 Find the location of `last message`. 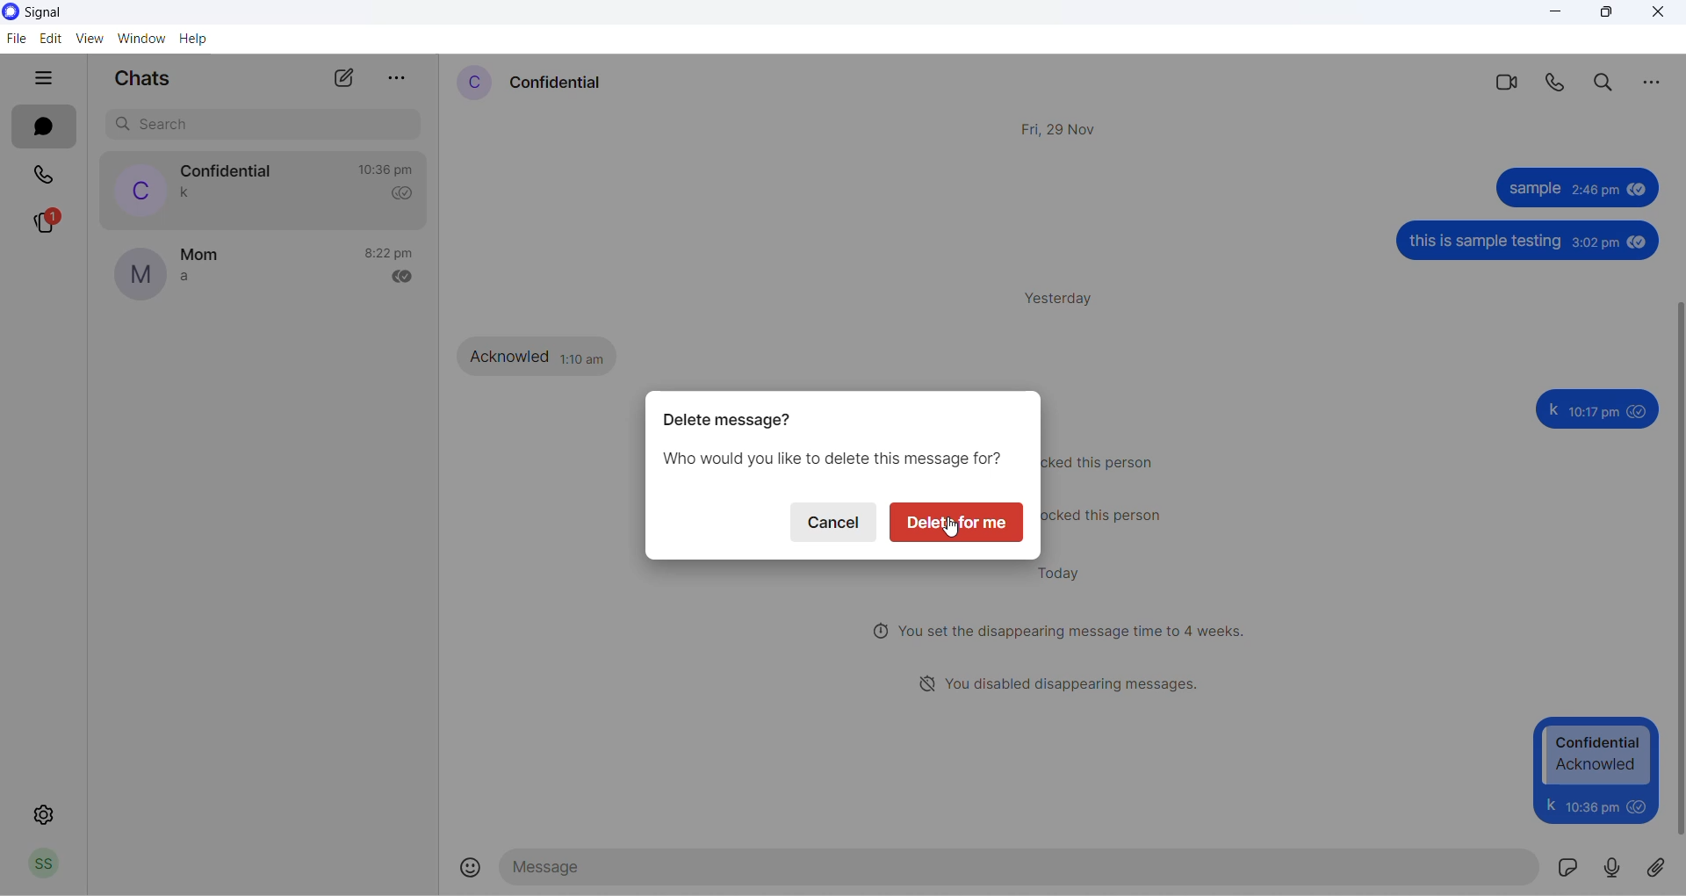

last message is located at coordinates (185, 280).